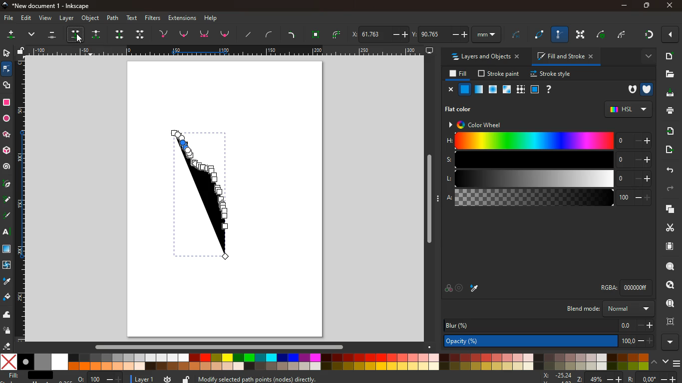 This screenshot has height=383, width=682. I want to click on down, so click(141, 34).